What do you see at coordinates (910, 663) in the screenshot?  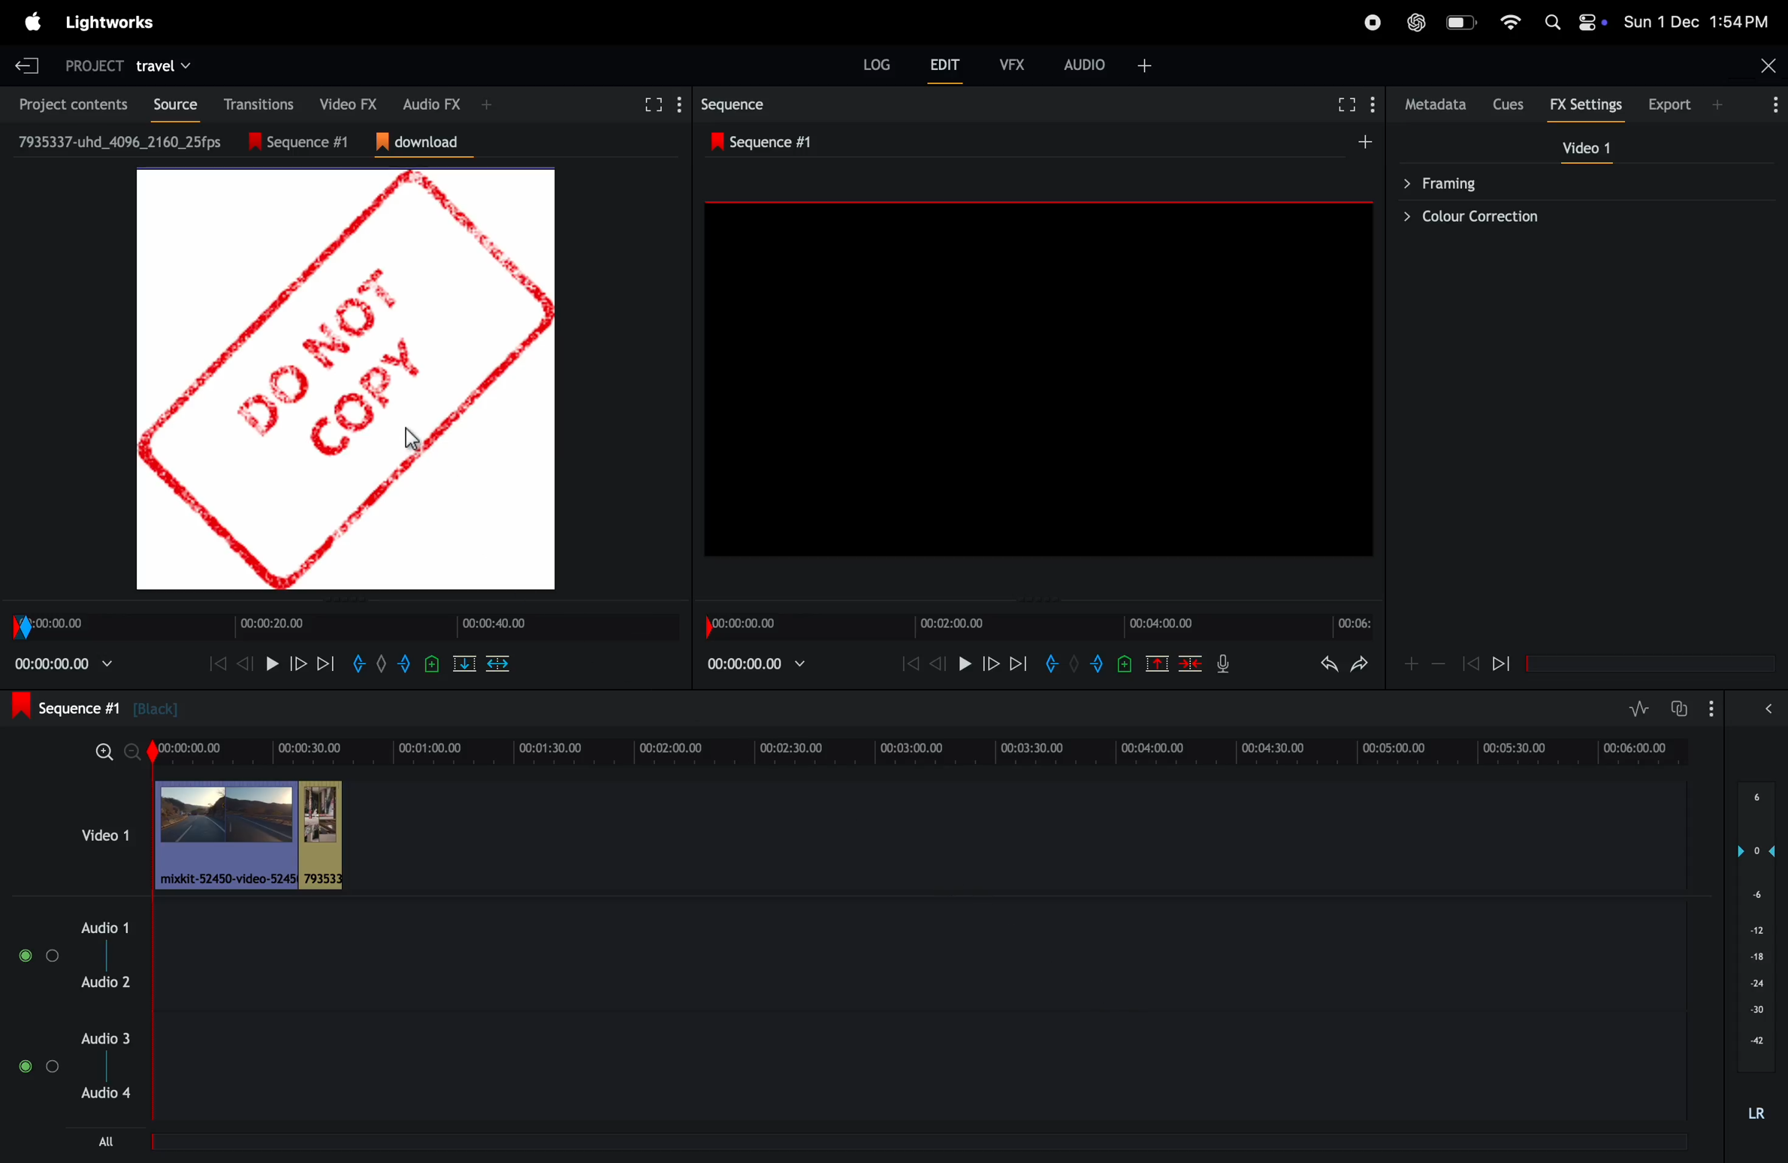 I see `rewind` at bounding box center [910, 663].